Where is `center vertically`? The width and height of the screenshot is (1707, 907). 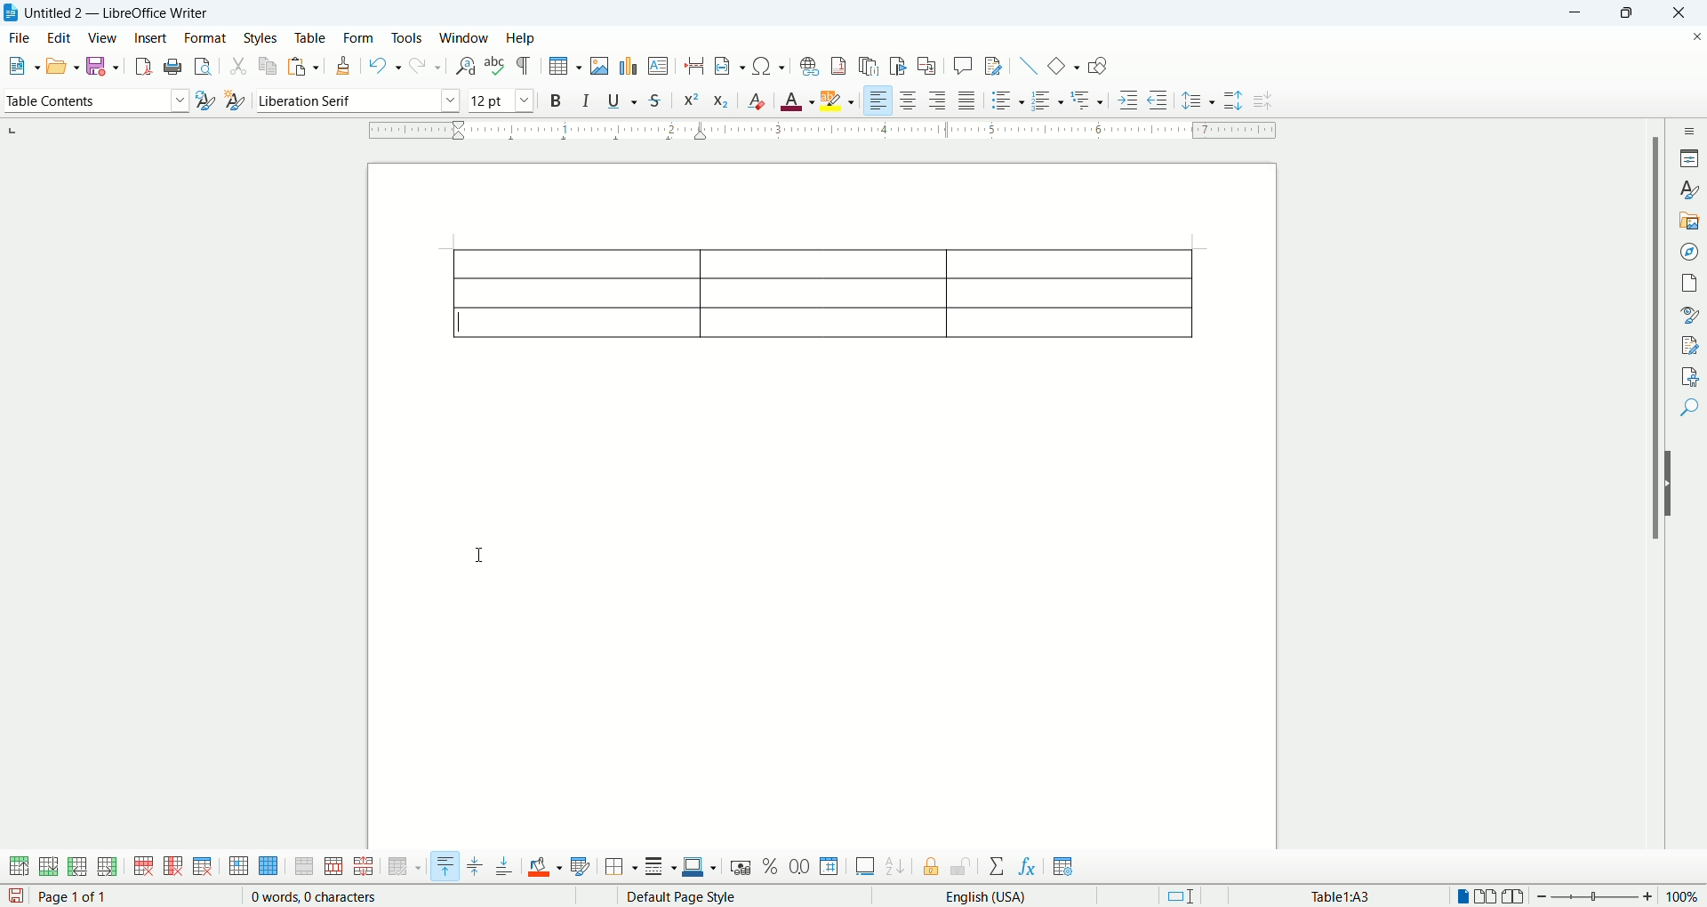
center vertically is located at coordinates (476, 868).